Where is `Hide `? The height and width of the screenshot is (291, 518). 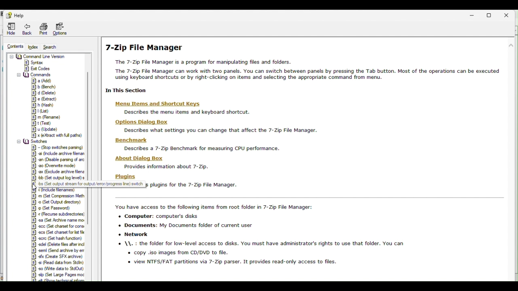
Hide  is located at coordinates (9, 29).